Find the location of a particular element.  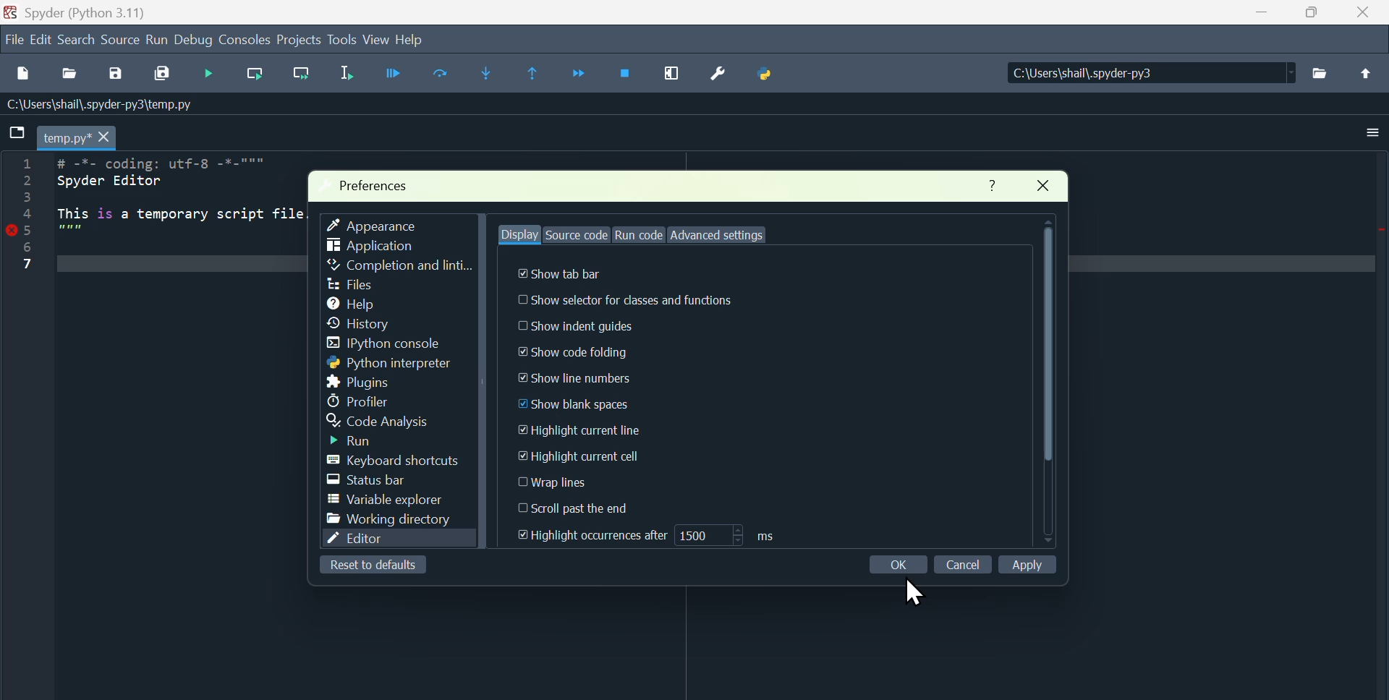

Help is located at coordinates (992, 183).